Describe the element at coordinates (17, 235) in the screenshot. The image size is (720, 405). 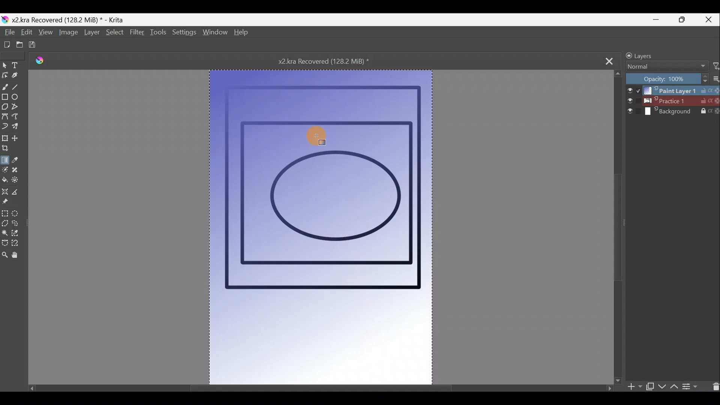
I see `Similar colour selection tool` at that location.